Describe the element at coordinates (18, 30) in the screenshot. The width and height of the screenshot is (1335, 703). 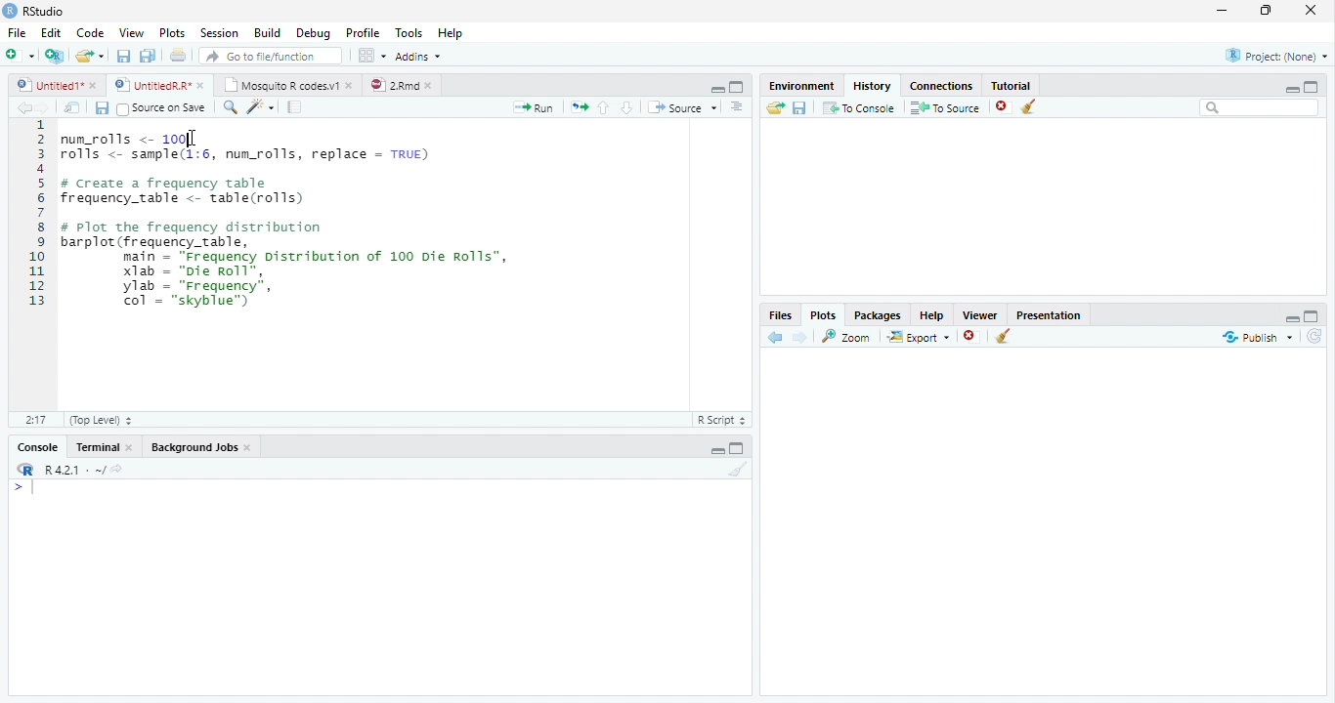
I see `File` at that location.